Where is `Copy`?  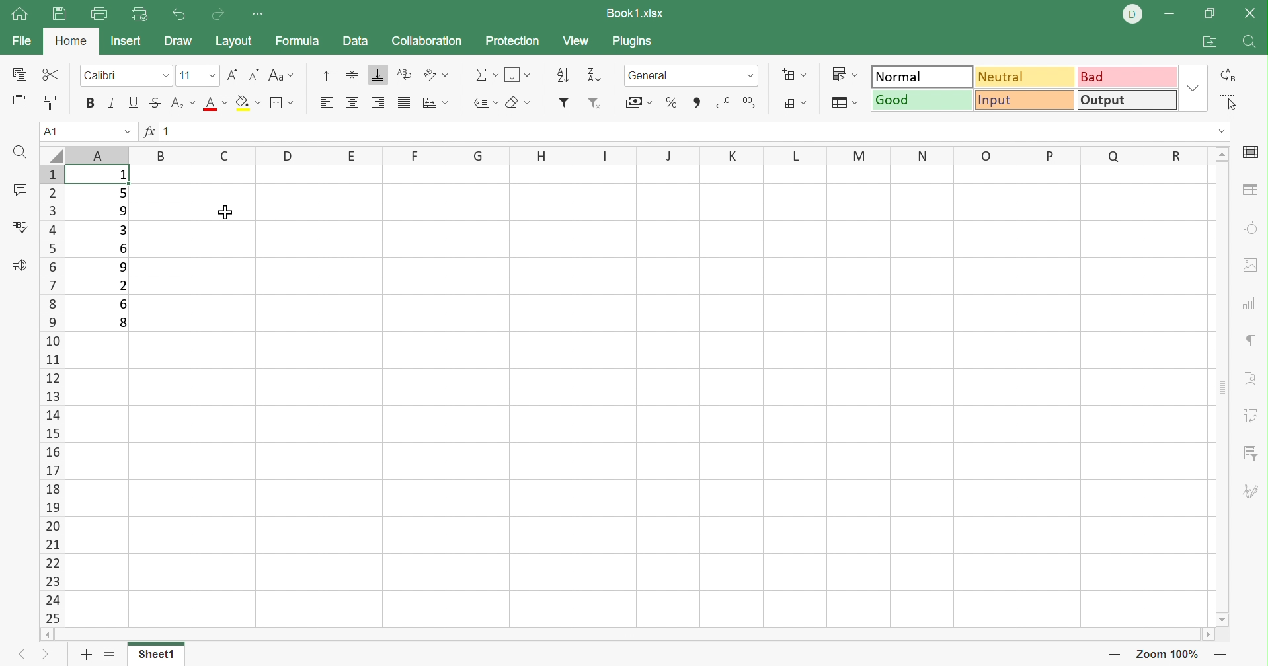
Copy is located at coordinates (17, 75).